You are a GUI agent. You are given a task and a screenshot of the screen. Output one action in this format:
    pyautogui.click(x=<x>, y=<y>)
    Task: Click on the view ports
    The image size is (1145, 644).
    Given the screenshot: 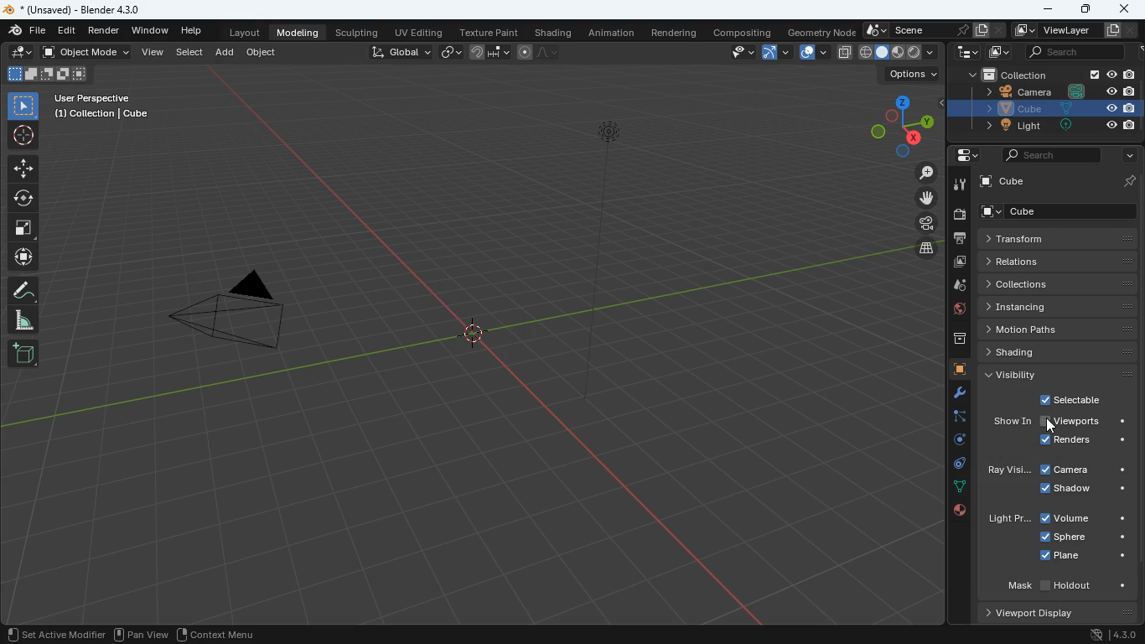 What is the action you would take?
    pyautogui.click(x=1076, y=423)
    